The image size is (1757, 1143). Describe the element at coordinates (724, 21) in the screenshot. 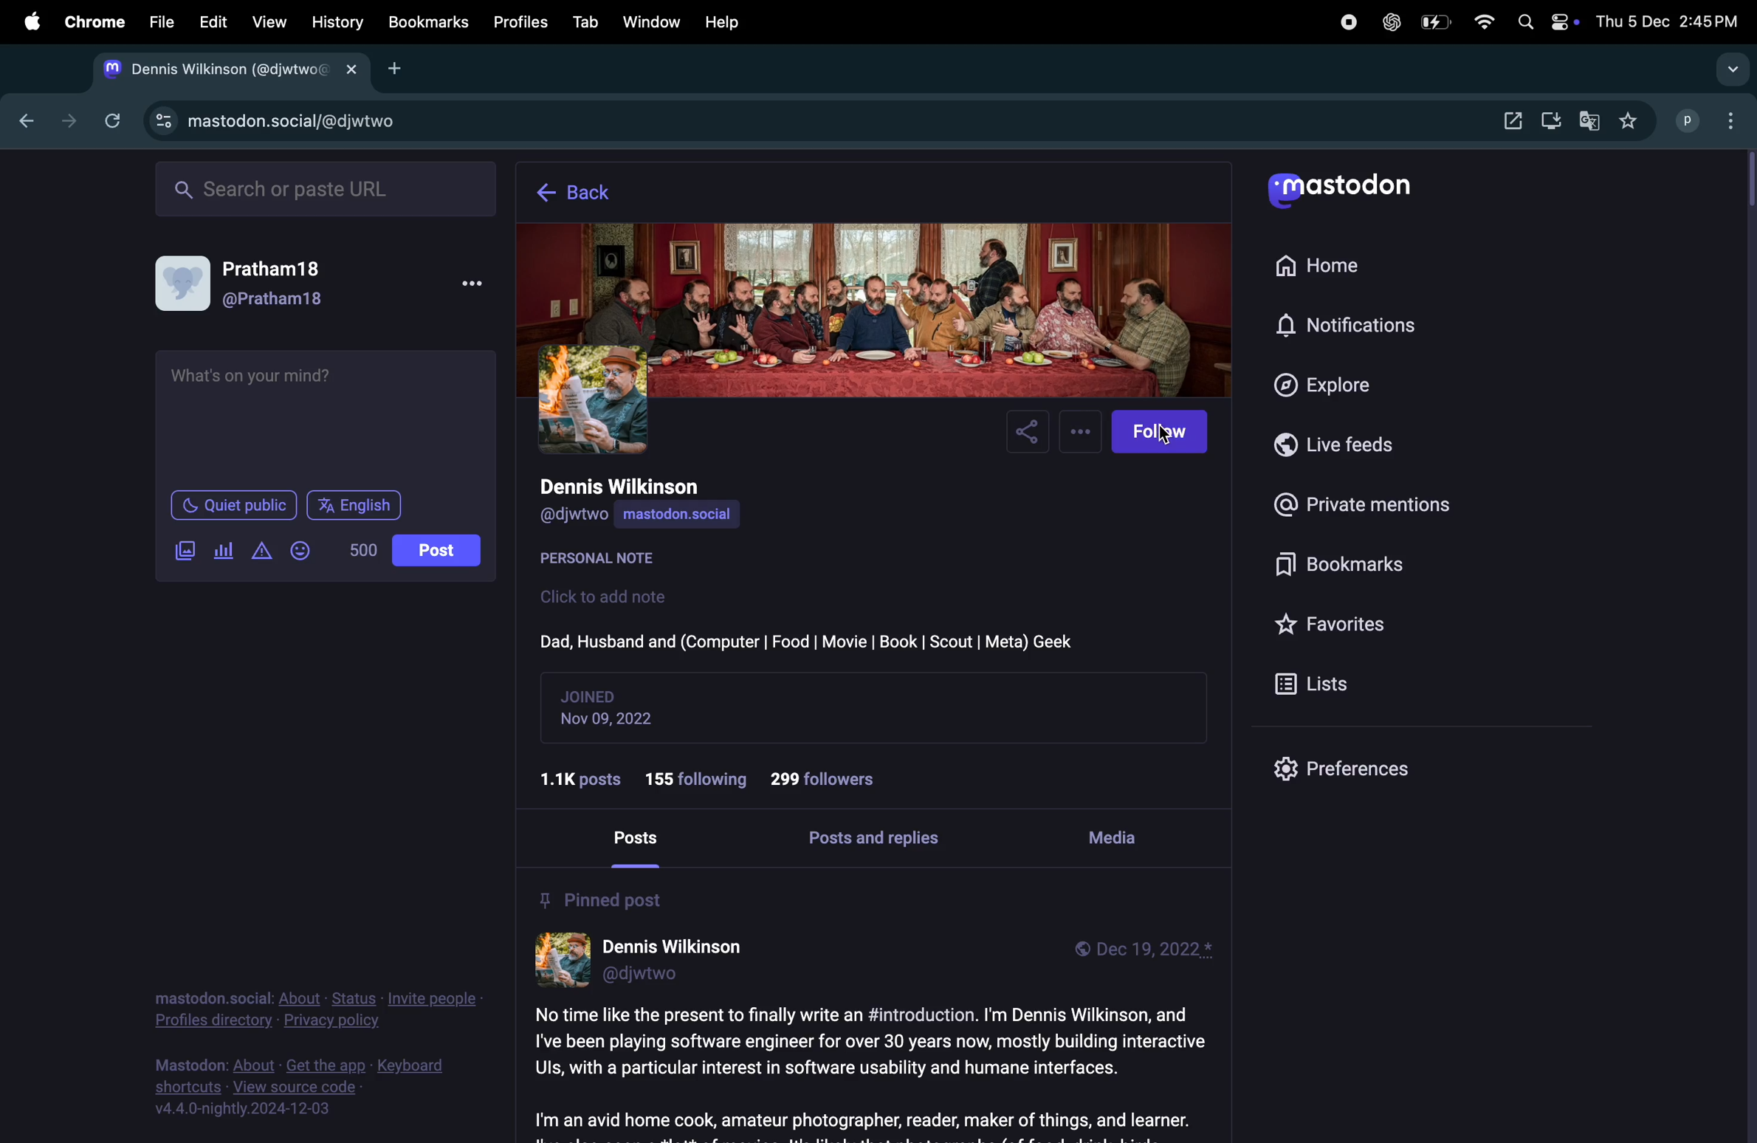

I see `help` at that location.